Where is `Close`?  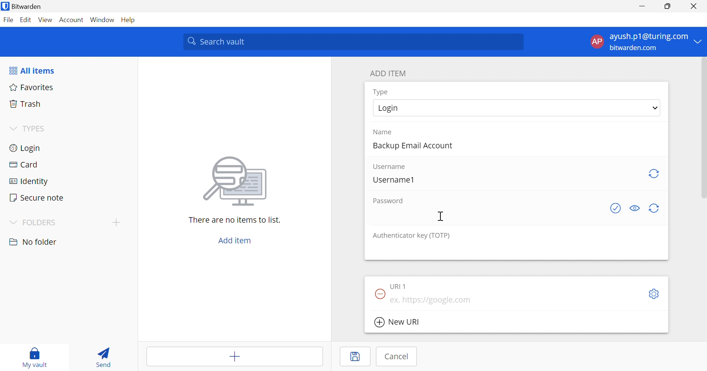
Close is located at coordinates (694, 6).